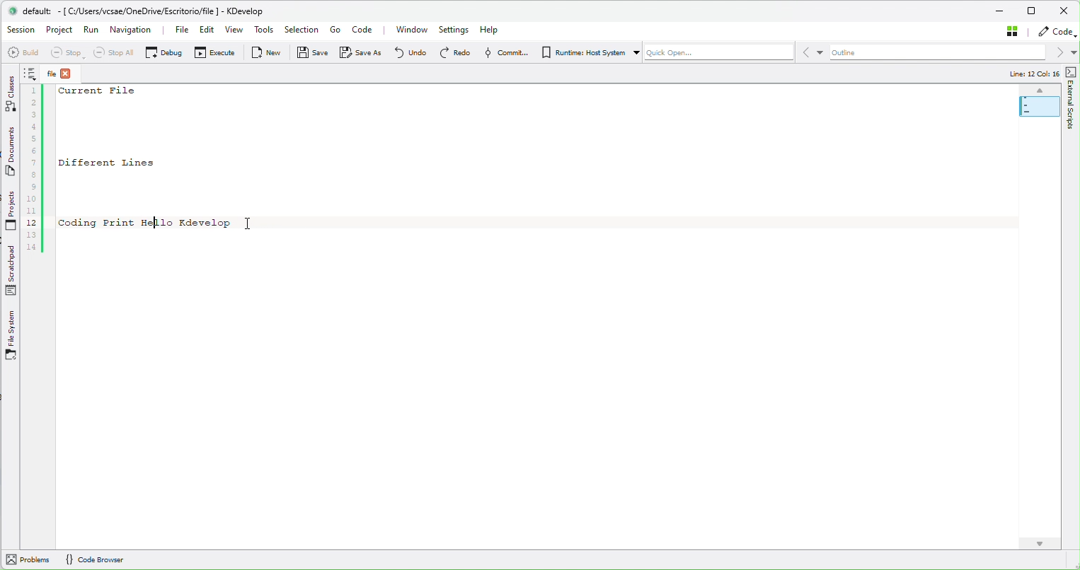 This screenshot has height=570, width=1080. I want to click on Stash, so click(1009, 33).